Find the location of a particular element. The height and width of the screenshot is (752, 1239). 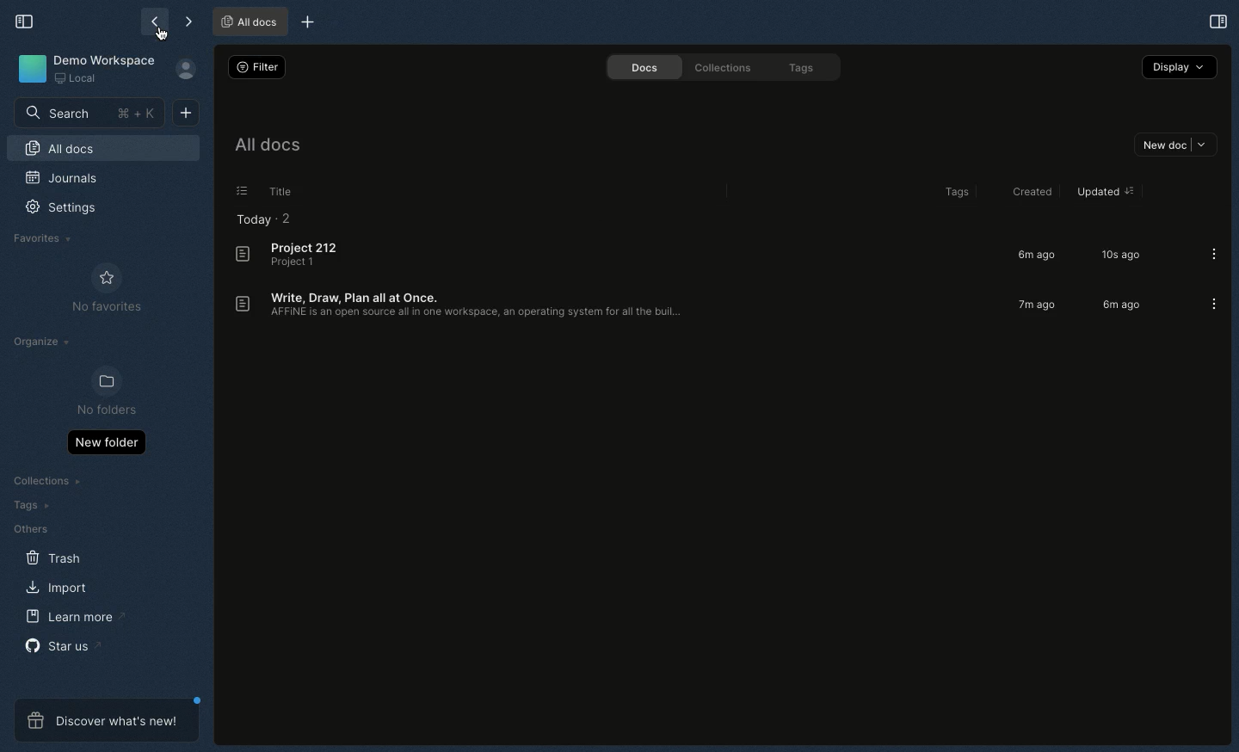

Write, Draw, Plan all at Once.
AFFINE is an open source all in one workspace, an operating system for al the buil is located at coordinates (472, 307).